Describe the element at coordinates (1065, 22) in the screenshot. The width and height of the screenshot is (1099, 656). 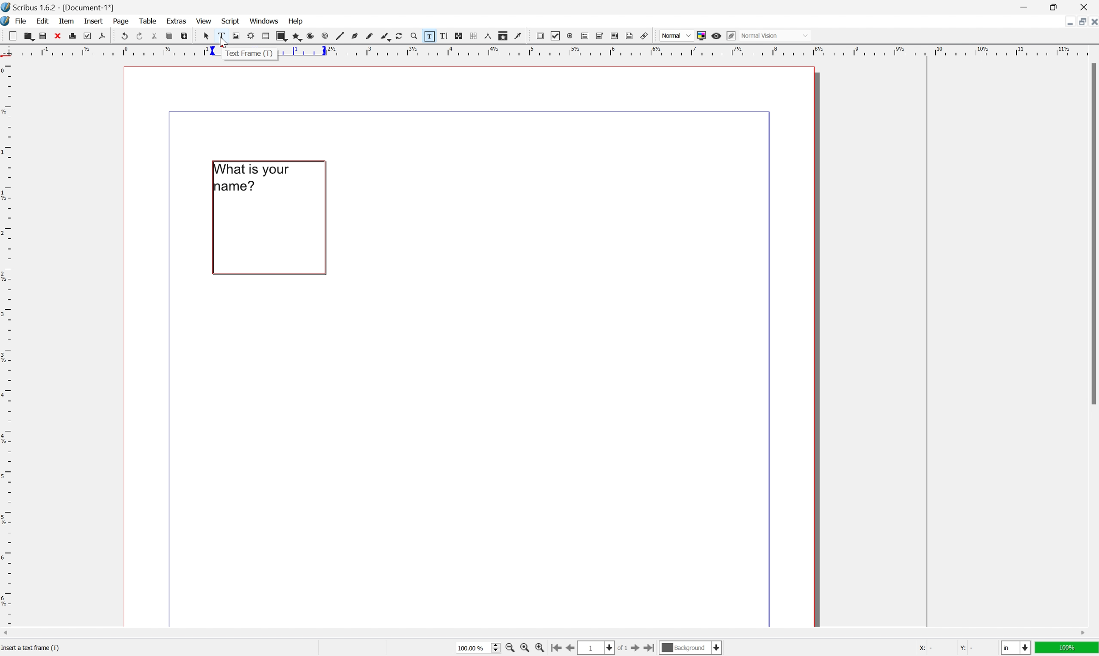
I see `minimize` at that location.